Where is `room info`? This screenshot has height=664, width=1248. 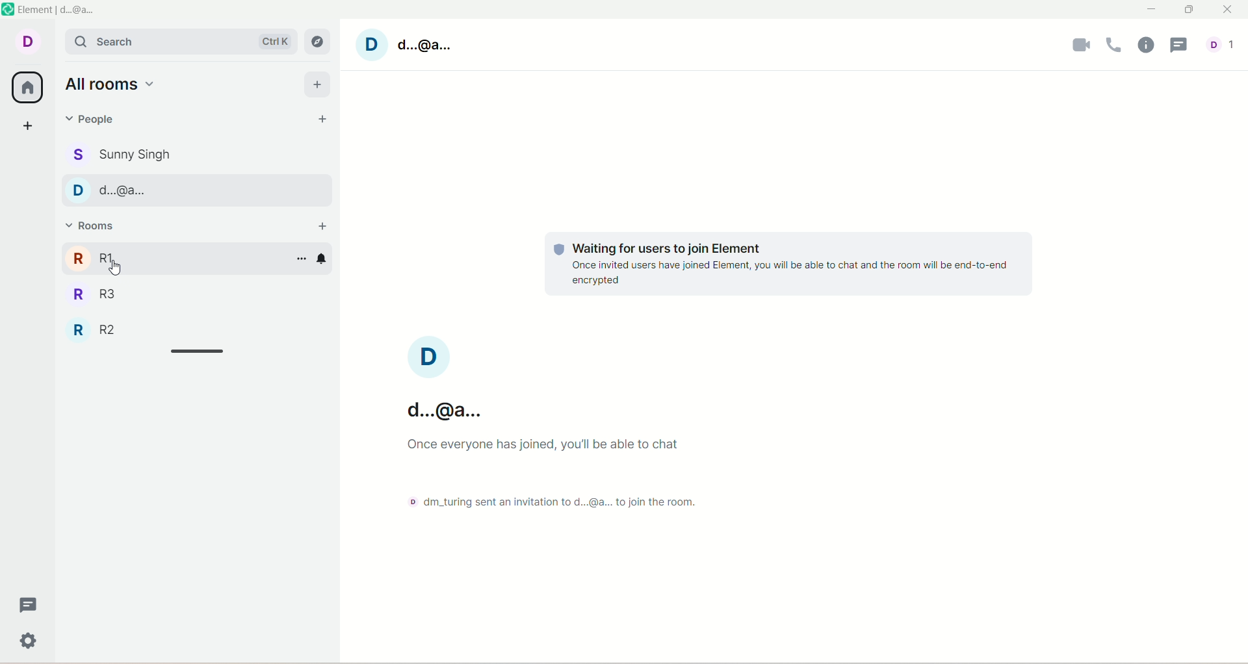 room info is located at coordinates (1147, 45).